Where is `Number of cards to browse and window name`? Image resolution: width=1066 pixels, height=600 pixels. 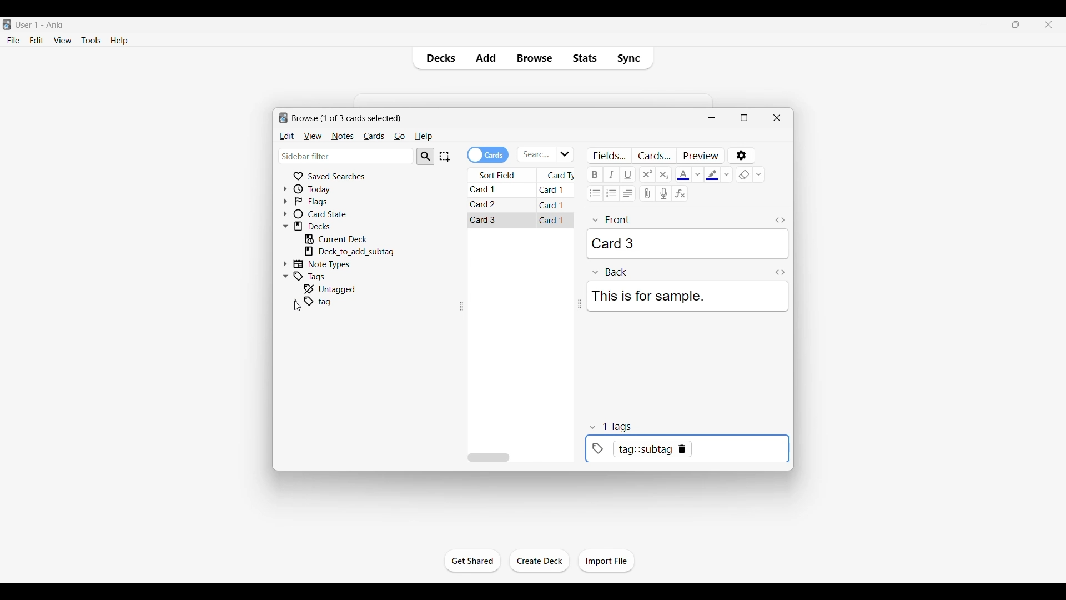
Number of cards to browse and window name is located at coordinates (346, 118).